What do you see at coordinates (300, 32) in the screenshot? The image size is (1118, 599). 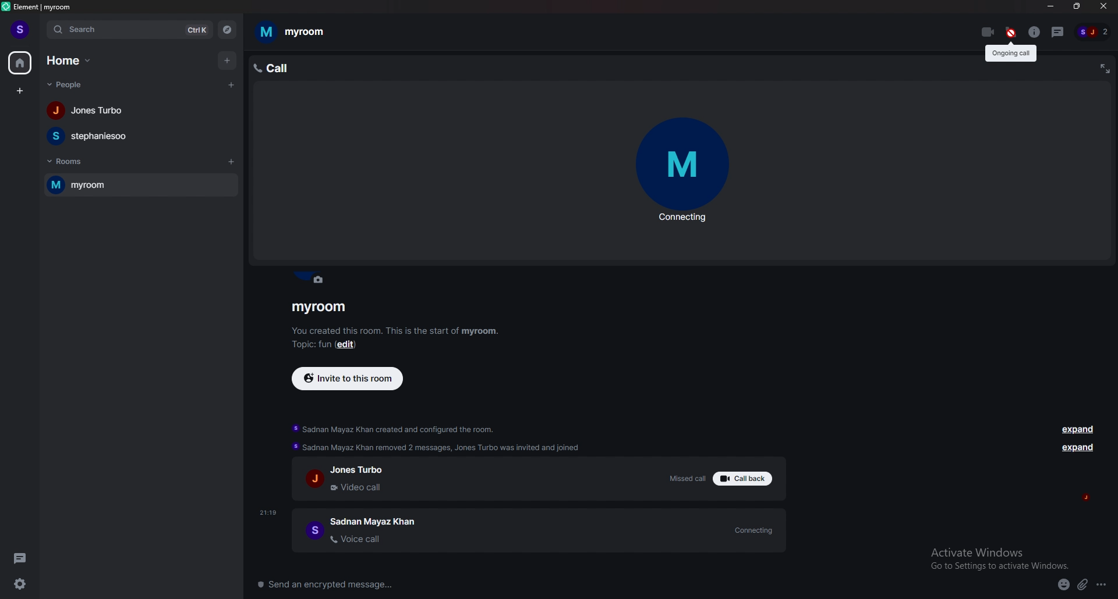 I see `myroom` at bounding box center [300, 32].